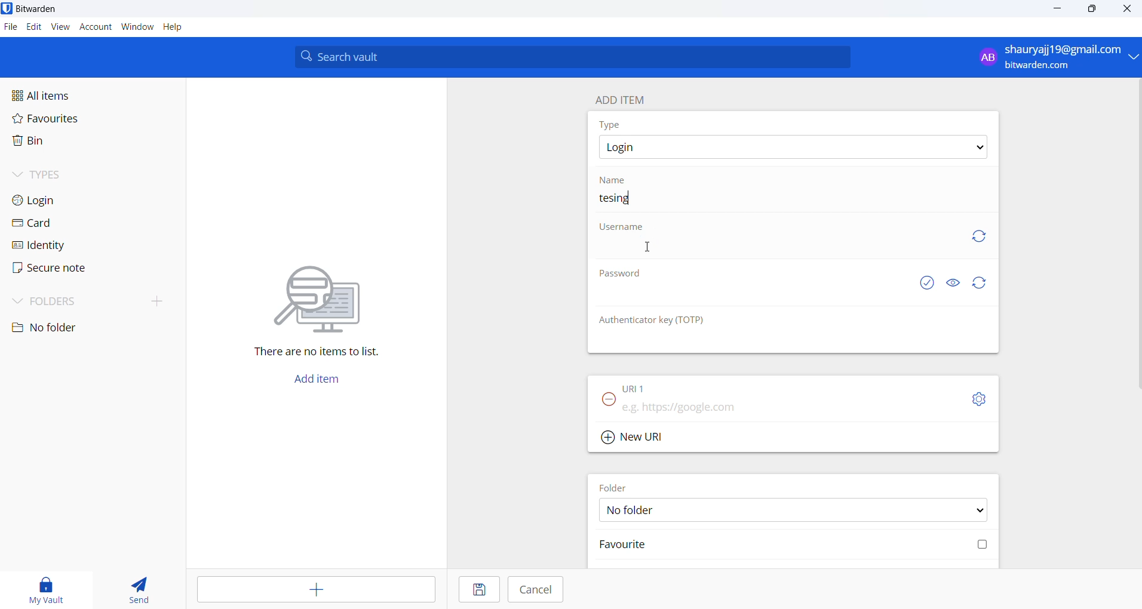  Describe the element at coordinates (478, 589) in the screenshot. I see `save` at that location.